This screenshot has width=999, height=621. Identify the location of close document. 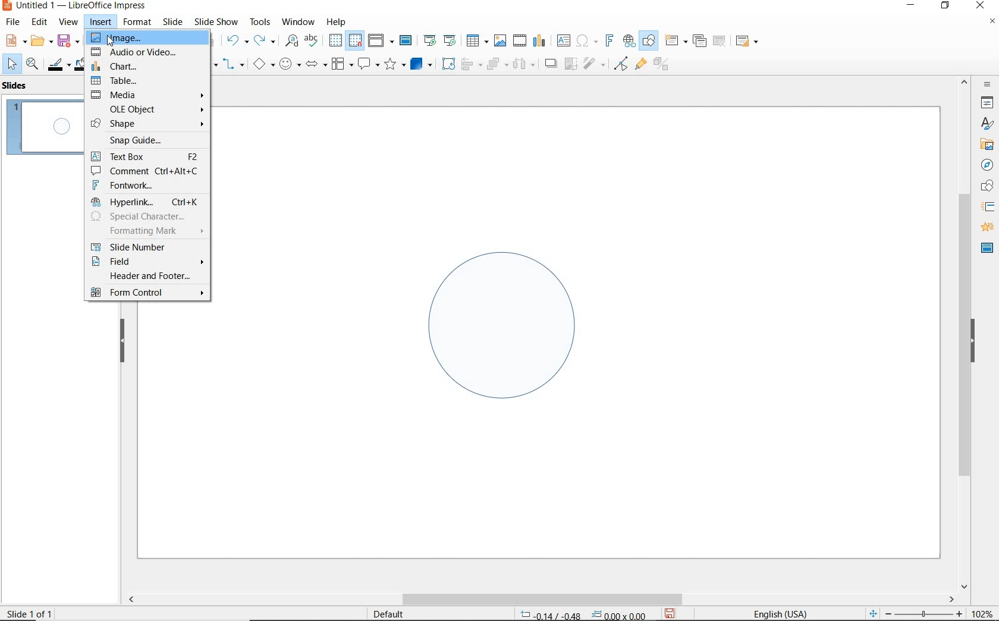
(992, 24).